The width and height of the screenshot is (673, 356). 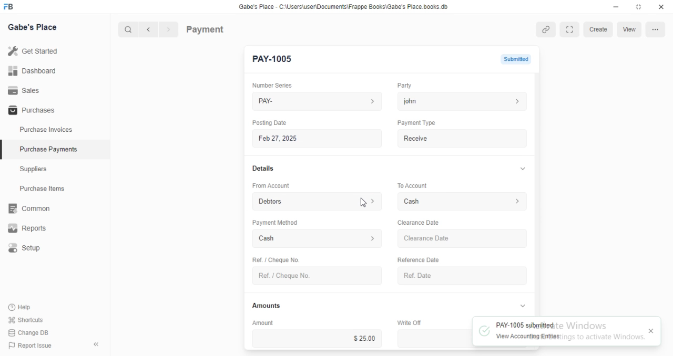 What do you see at coordinates (33, 50) in the screenshot?
I see `Get Started` at bounding box center [33, 50].